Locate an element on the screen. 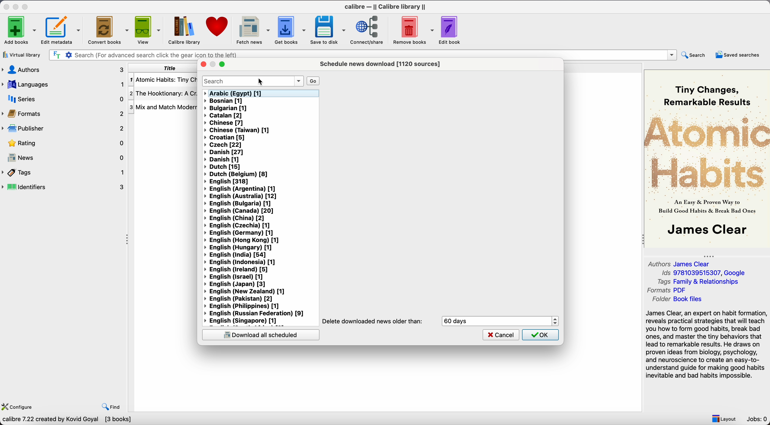 The image size is (770, 425). English (Japan) [3] is located at coordinates (235, 285).